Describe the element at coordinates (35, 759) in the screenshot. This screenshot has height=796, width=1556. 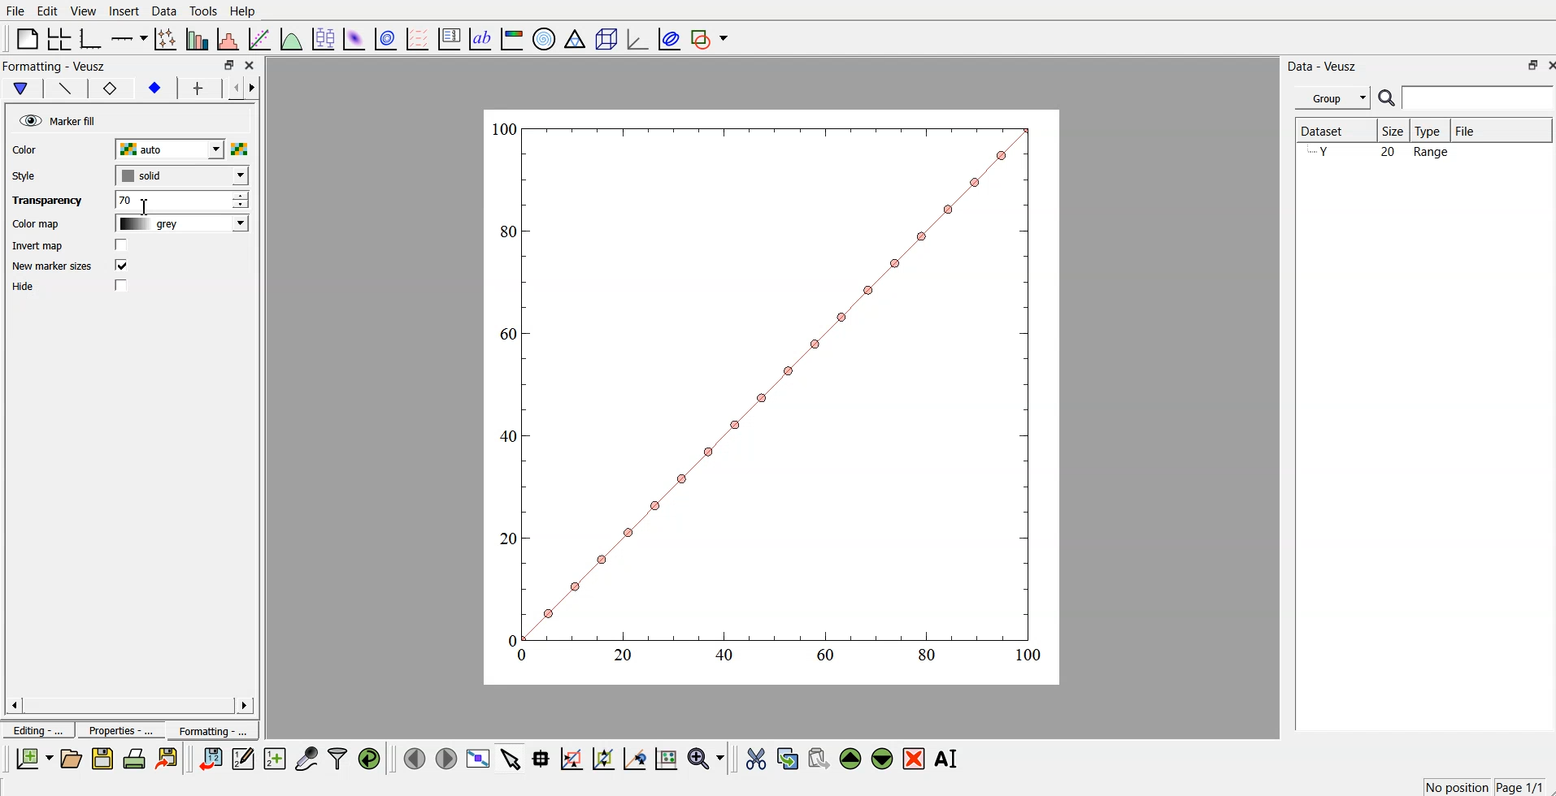
I see `New document` at that location.